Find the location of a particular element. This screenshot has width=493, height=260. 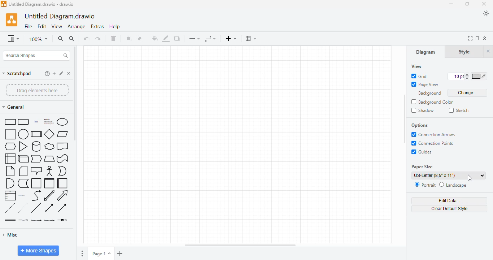

collapse/expand is located at coordinates (485, 38).